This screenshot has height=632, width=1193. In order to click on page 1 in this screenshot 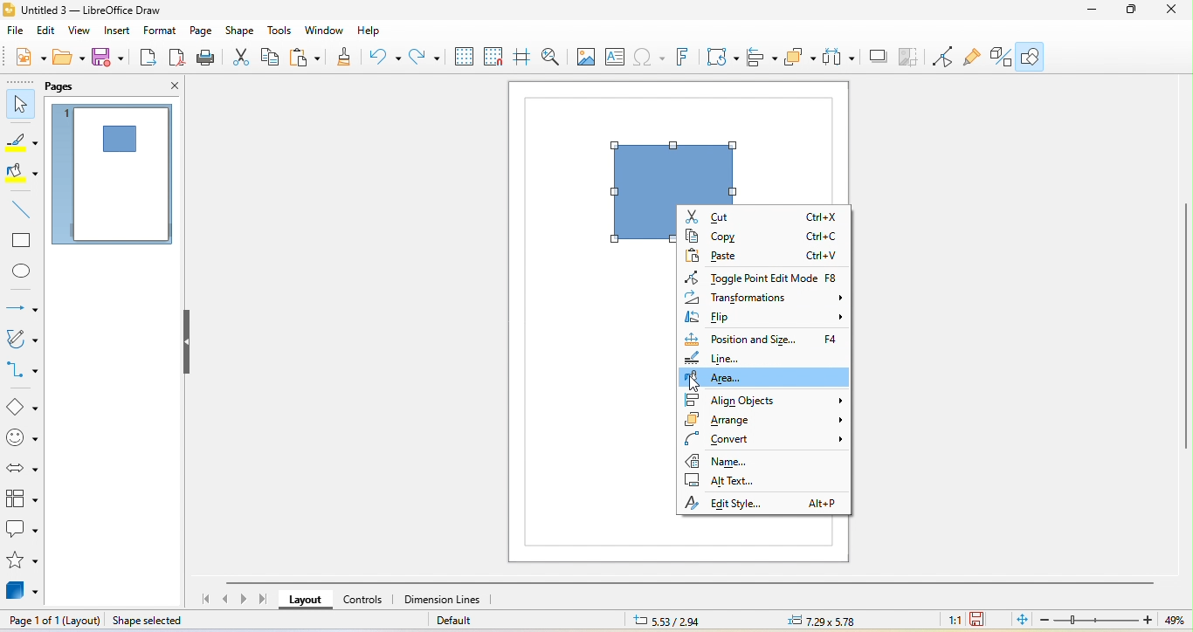, I will do `click(115, 176)`.